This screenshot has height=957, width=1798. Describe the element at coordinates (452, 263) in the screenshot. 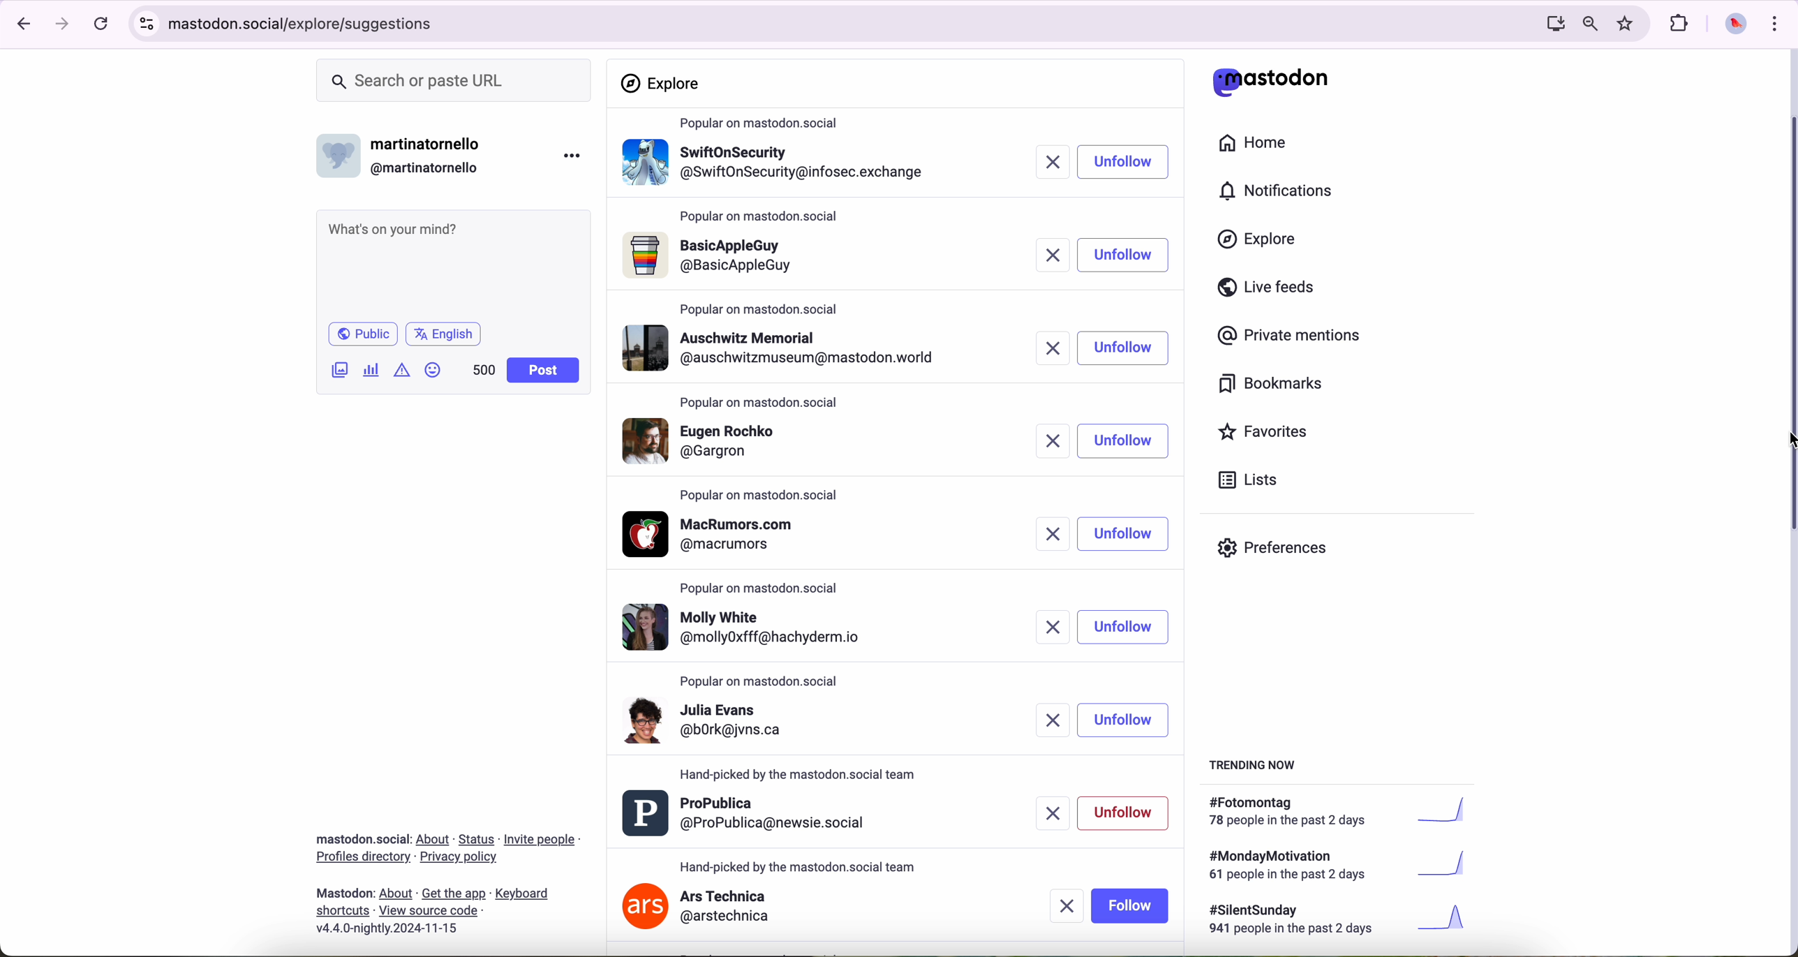

I see `what's on your mind?` at that location.